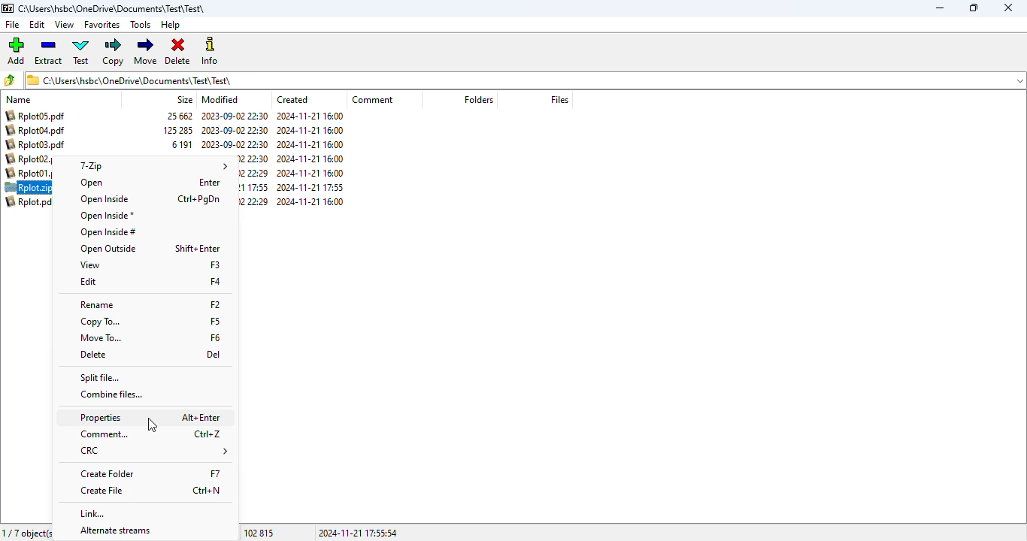  I want to click on name, so click(18, 100).